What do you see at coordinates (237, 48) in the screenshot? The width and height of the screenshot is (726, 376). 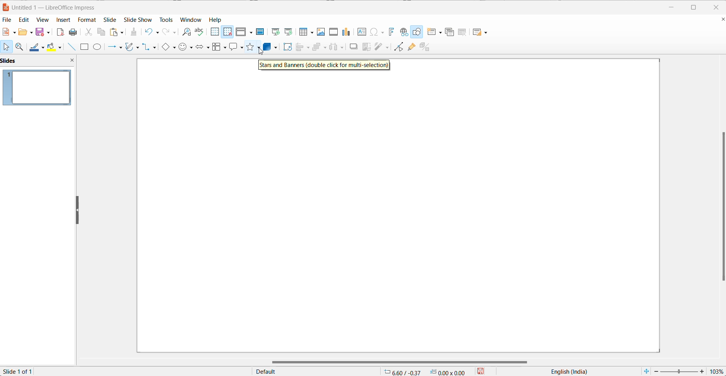 I see `callout shapes` at bounding box center [237, 48].